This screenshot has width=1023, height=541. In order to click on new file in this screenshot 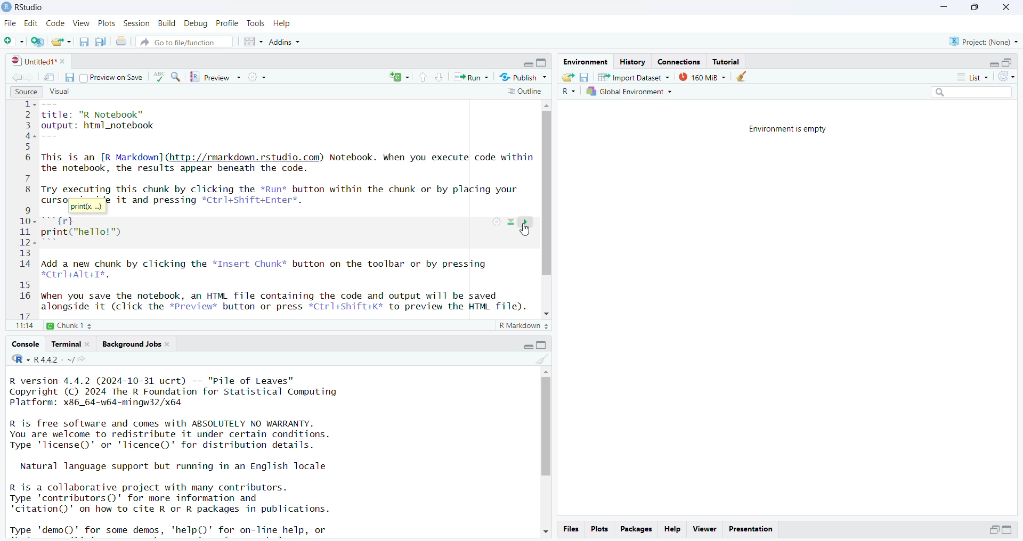, I will do `click(14, 41)`.